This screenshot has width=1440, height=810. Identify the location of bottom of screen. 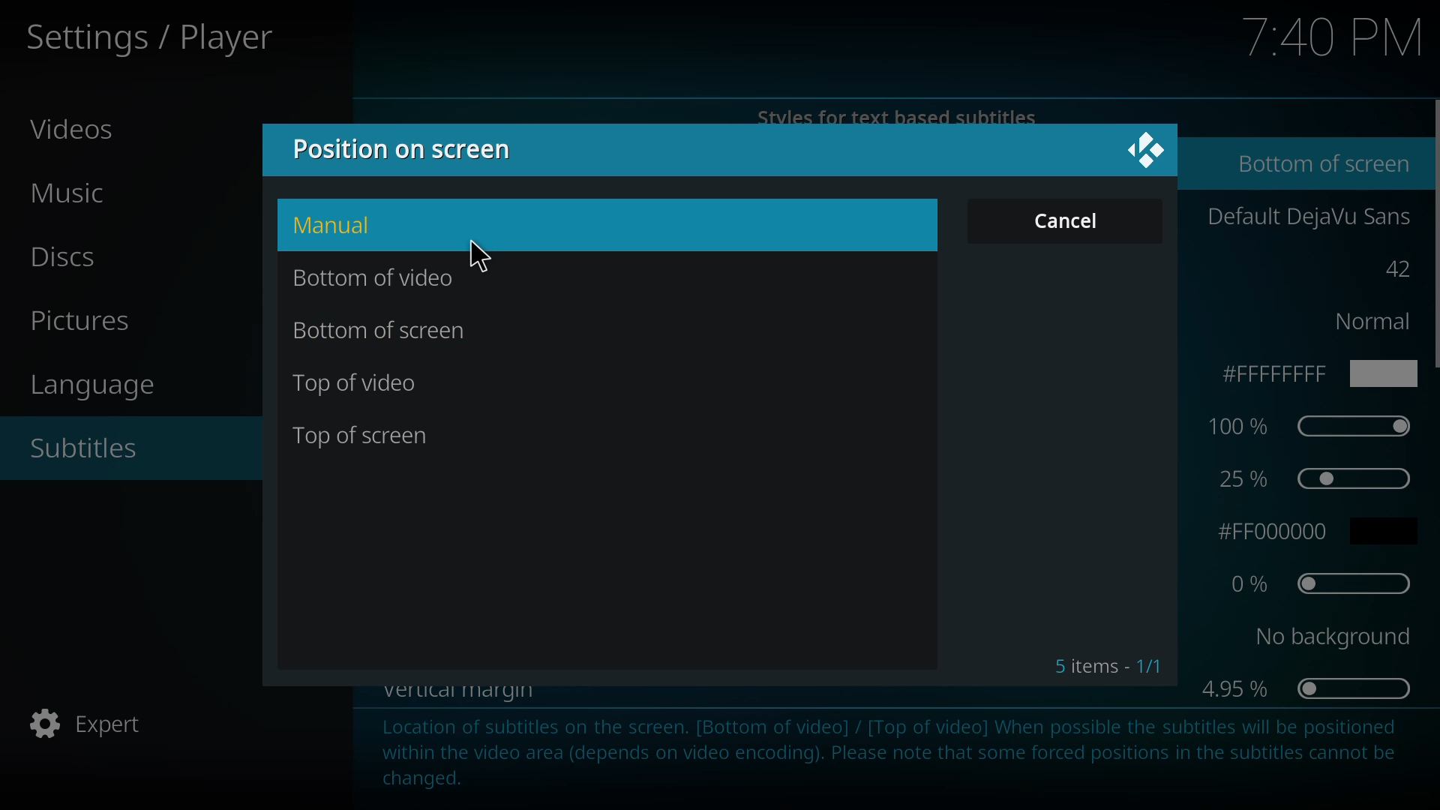
(1320, 162).